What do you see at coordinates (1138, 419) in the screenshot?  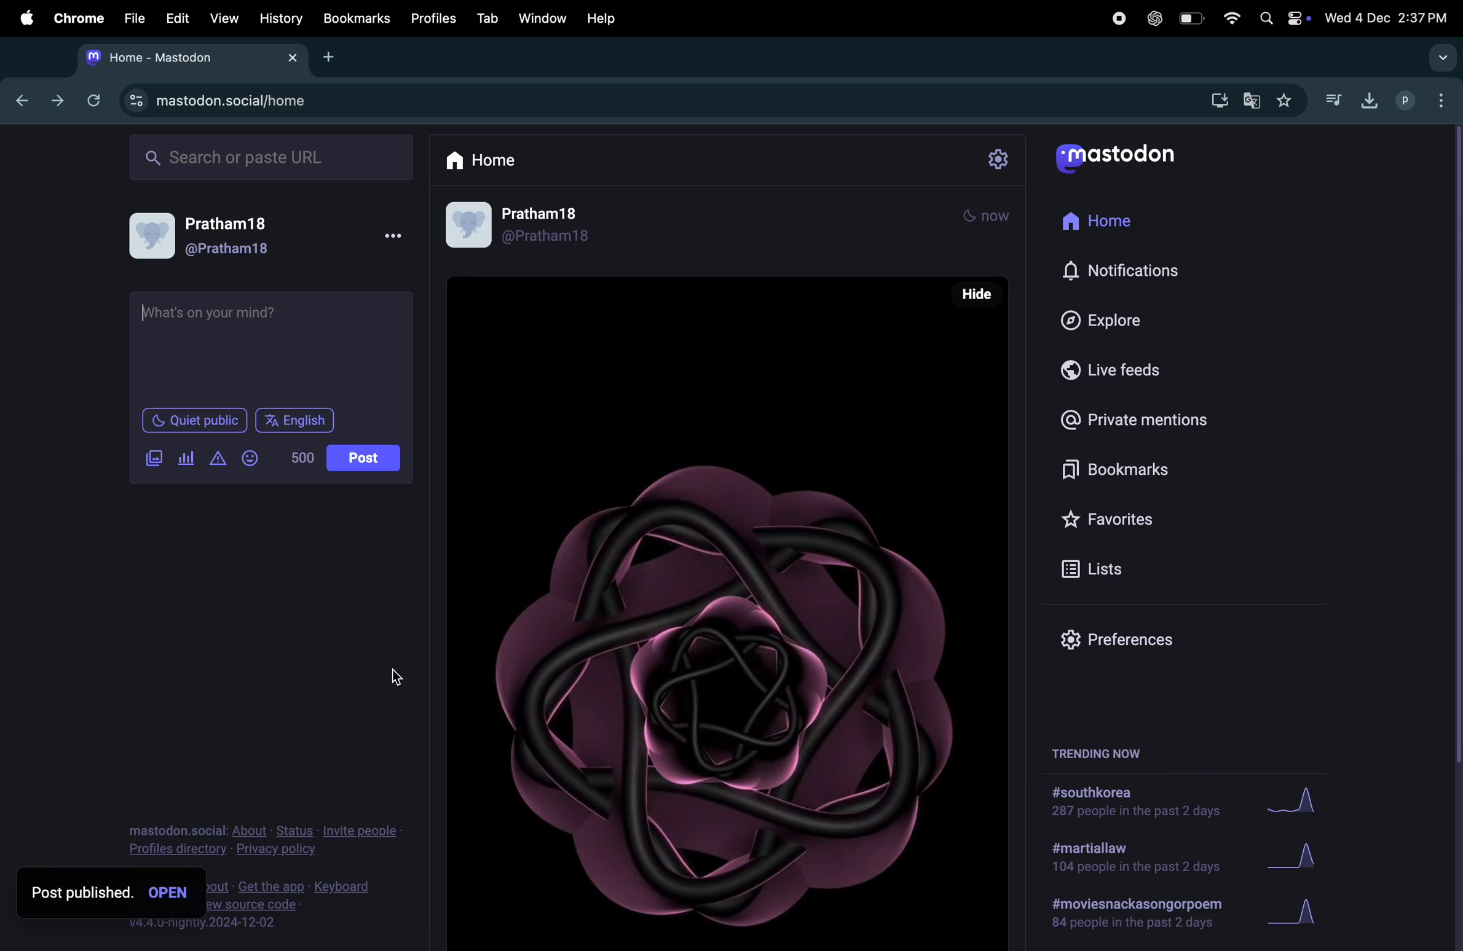 I see `private mentions` at bounding box center [1138, 419].